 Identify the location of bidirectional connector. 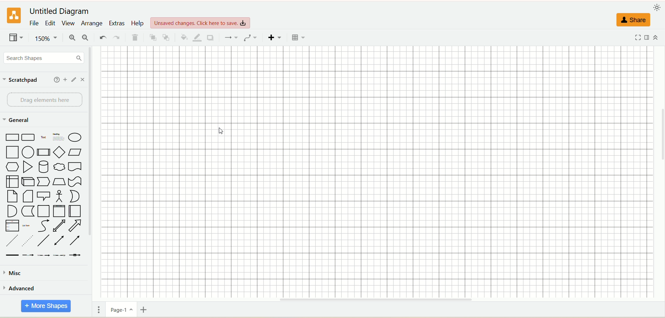
(59, 241).